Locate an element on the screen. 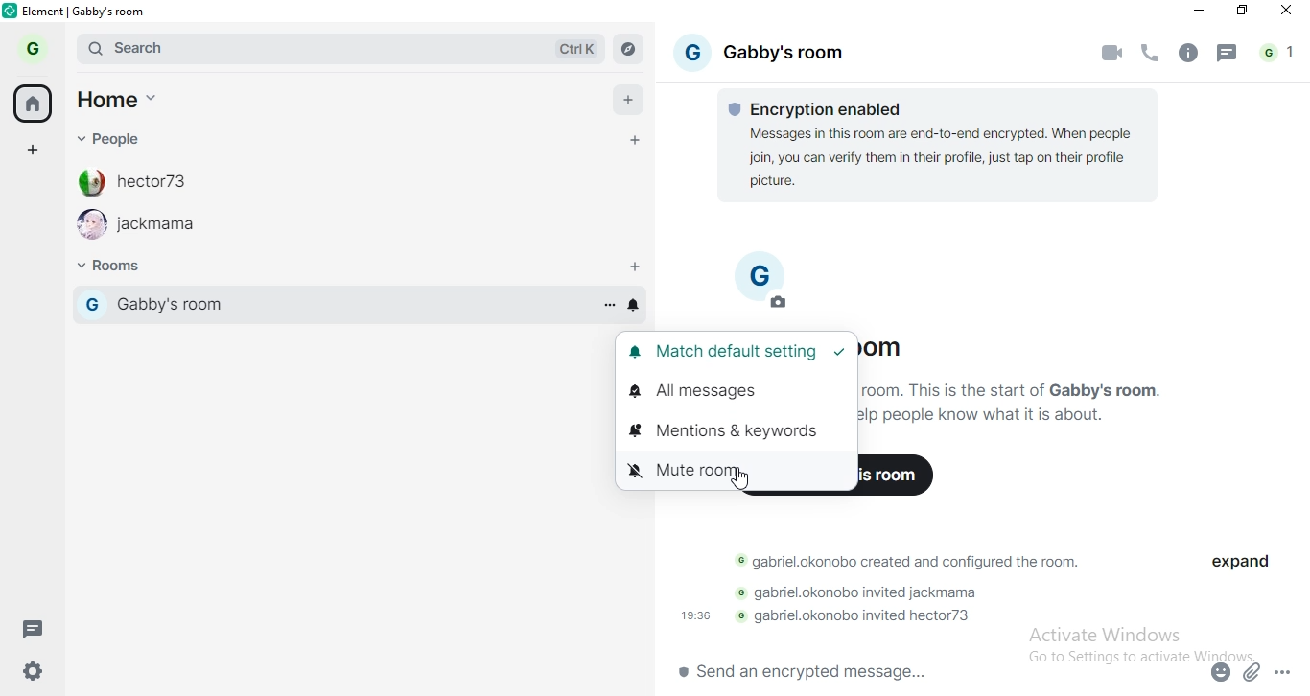 The height and width of the screenshot is (696, 1310). settings is located at coordinates (33, 672).